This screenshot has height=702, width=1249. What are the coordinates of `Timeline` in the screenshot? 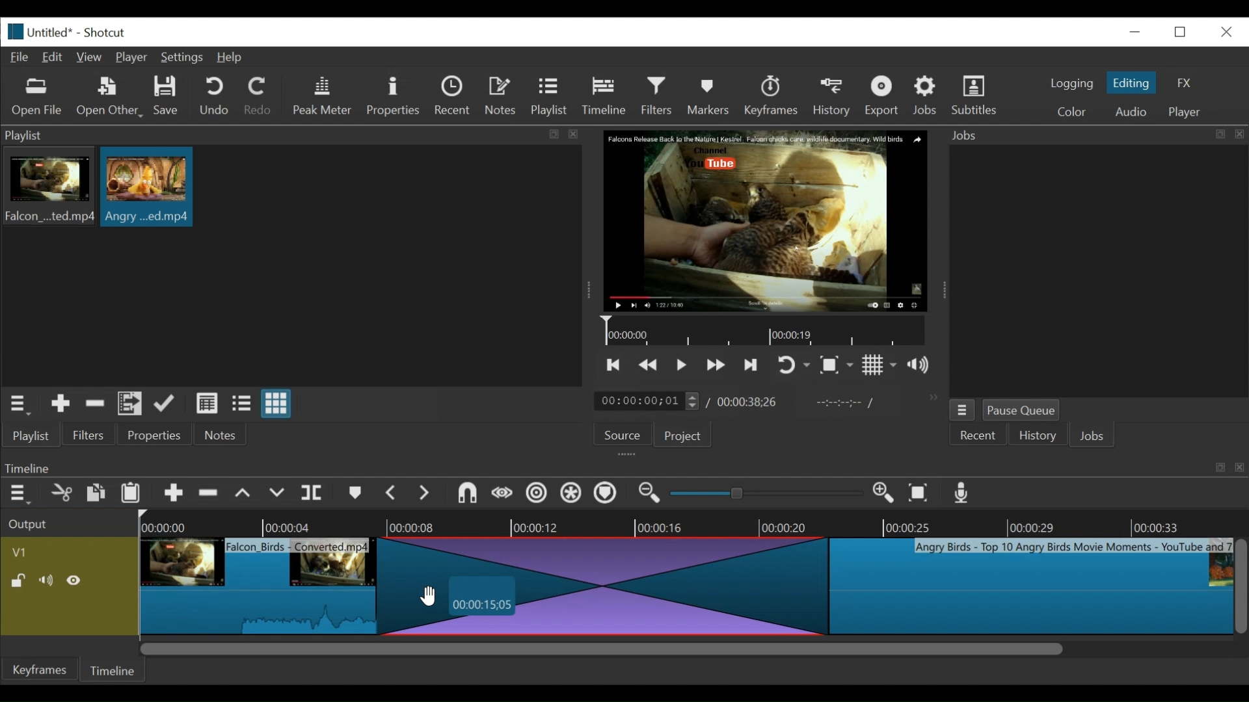 It's located at (115, 668).